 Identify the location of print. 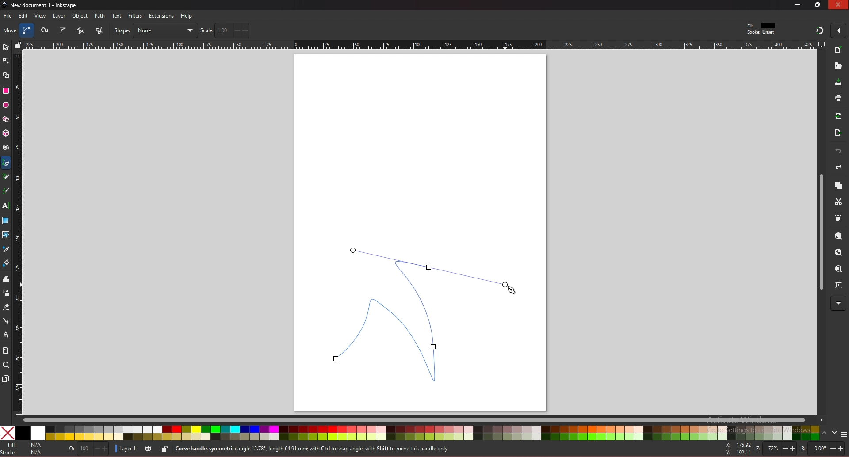
(838, 98).